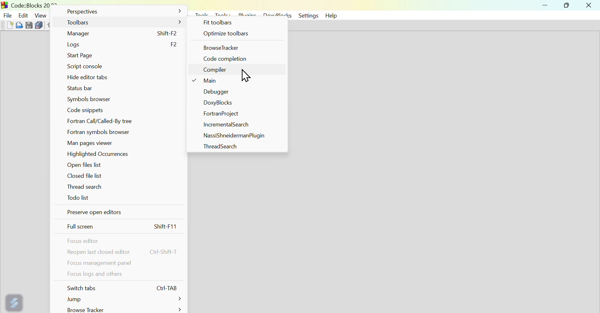  Describe the element at coordinates (122, 13) in the screenshot. I see `Perspectives` at that location.